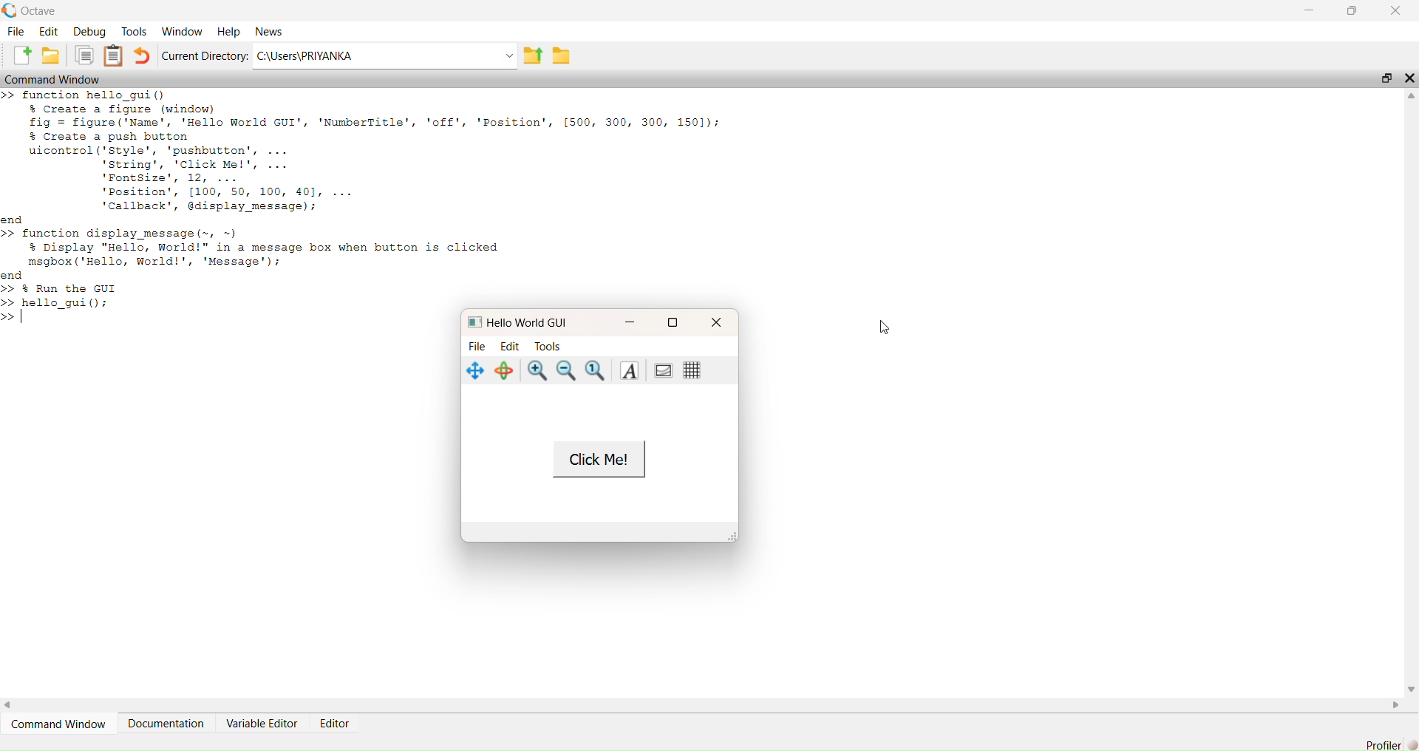 The width and height of the screenshot is (1419, 751). What do you see at coordinates (321, 55) in the screenshot?
I see `C:\Users\PRIYANKA` at bounding box center [321, 55].